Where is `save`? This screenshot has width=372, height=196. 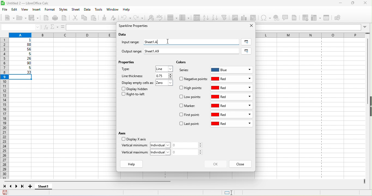
save is located at coordinates (35, 18).